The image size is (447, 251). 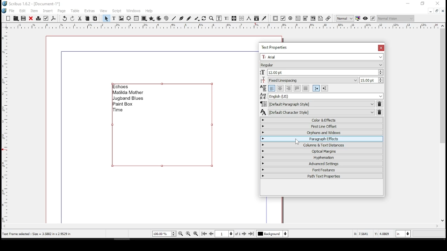 I want to click on new, so click(x=8, y=18).